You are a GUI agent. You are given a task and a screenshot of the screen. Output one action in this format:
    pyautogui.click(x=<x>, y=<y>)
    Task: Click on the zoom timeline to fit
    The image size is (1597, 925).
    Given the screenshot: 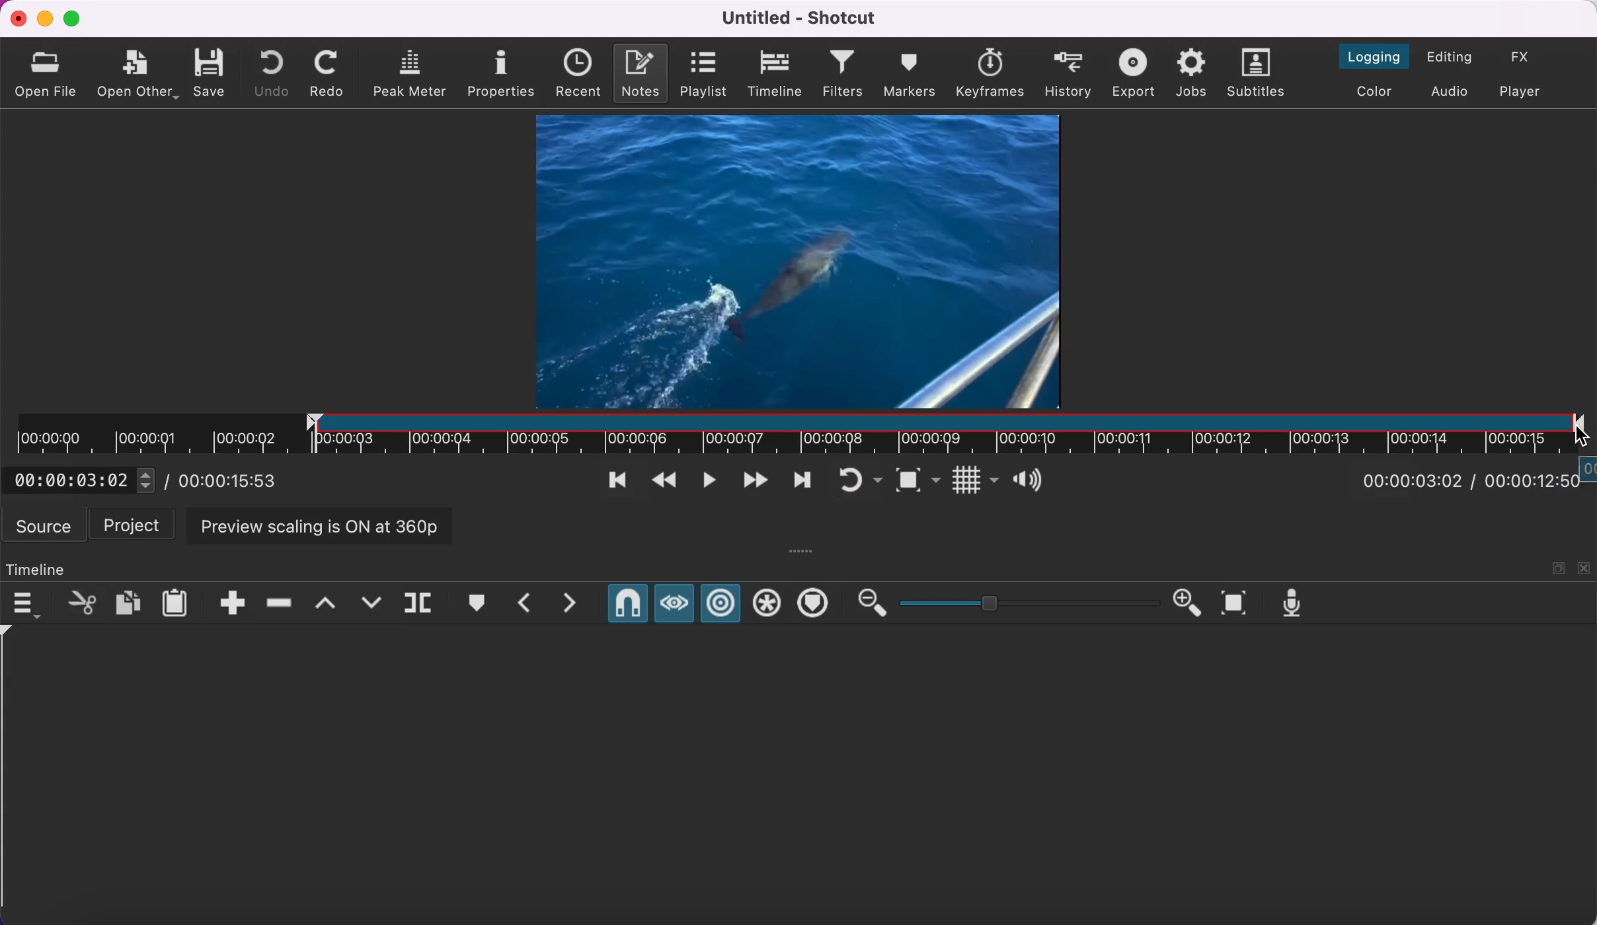 What is the action you would take?
    pyautogui.click(x=1239, y=603)
    